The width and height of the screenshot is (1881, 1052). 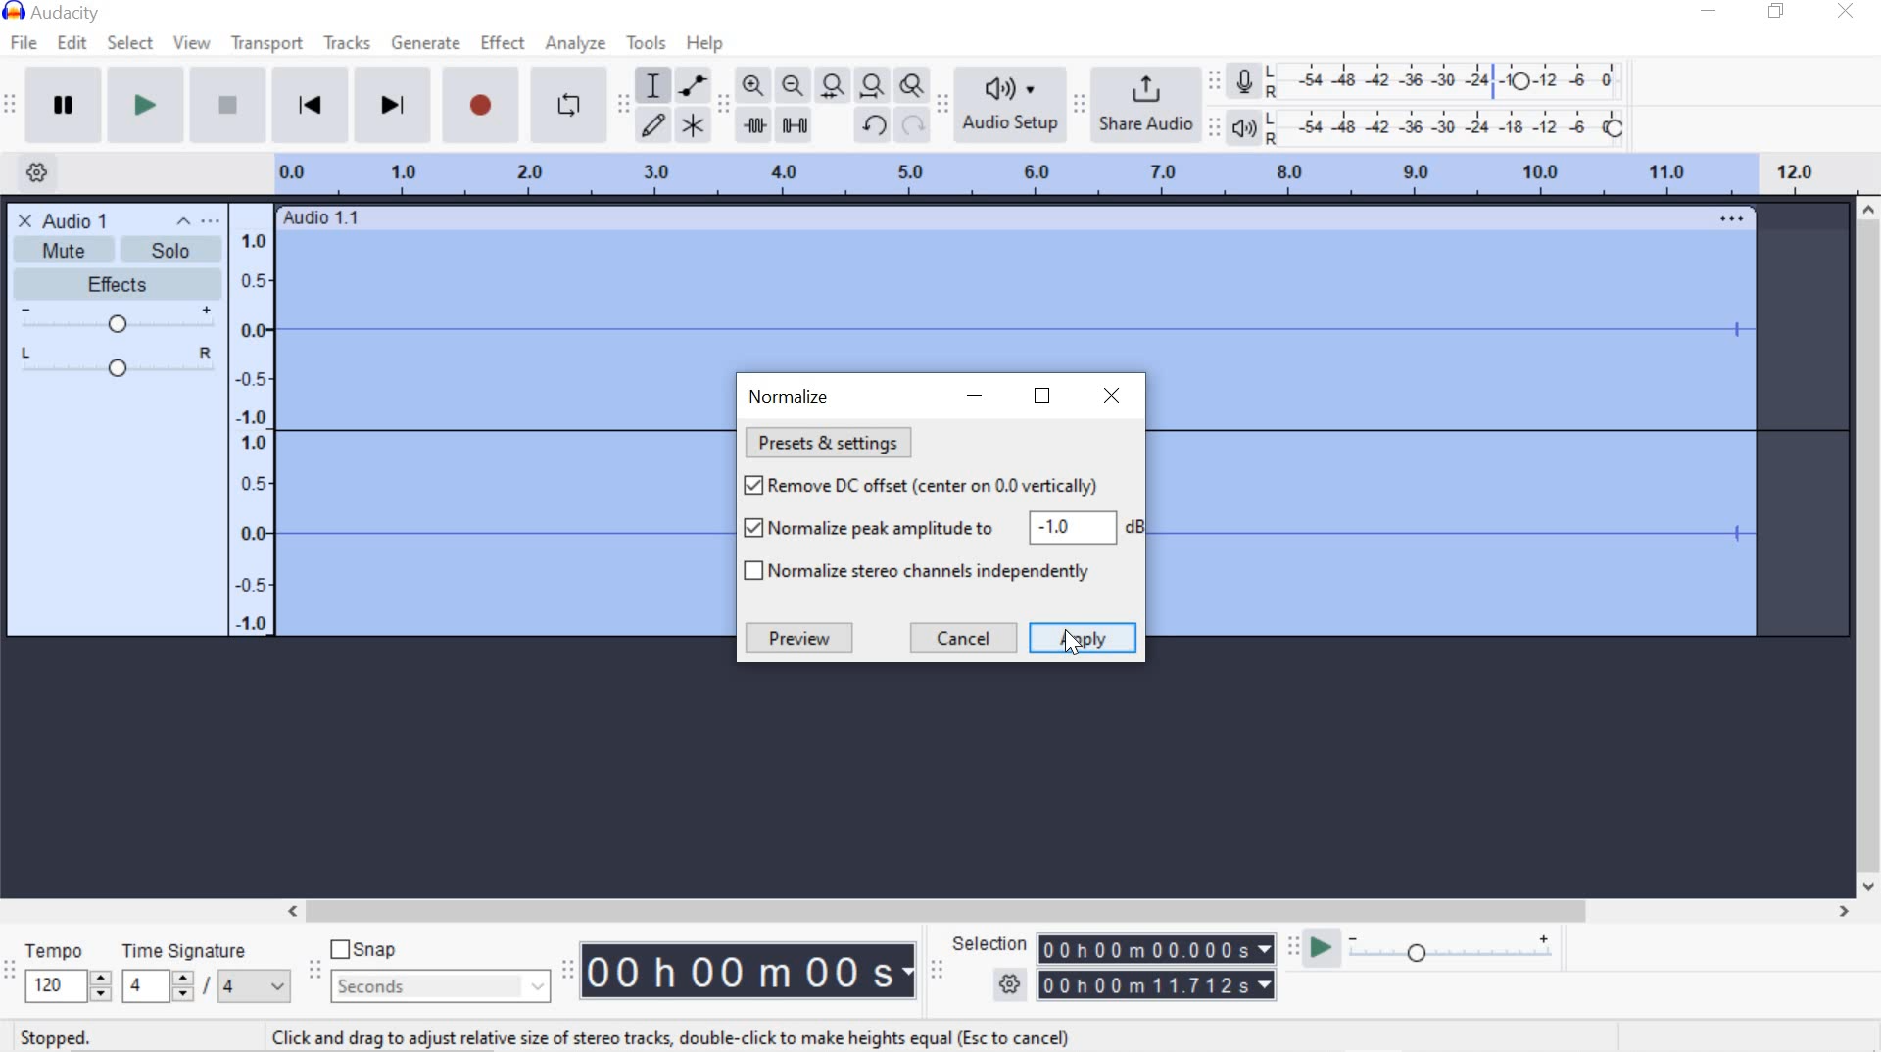 I want to click on help, so click(x=700, y=43).